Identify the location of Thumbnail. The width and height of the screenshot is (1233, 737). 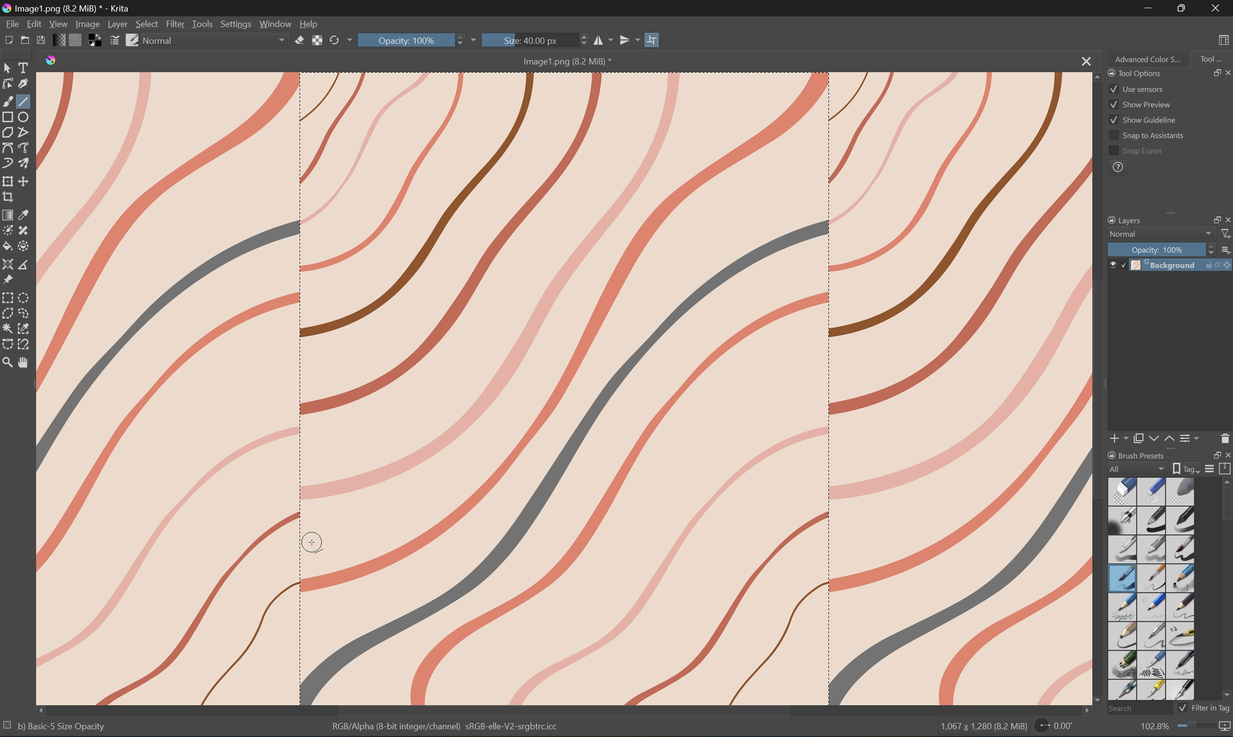
(1225, 249).